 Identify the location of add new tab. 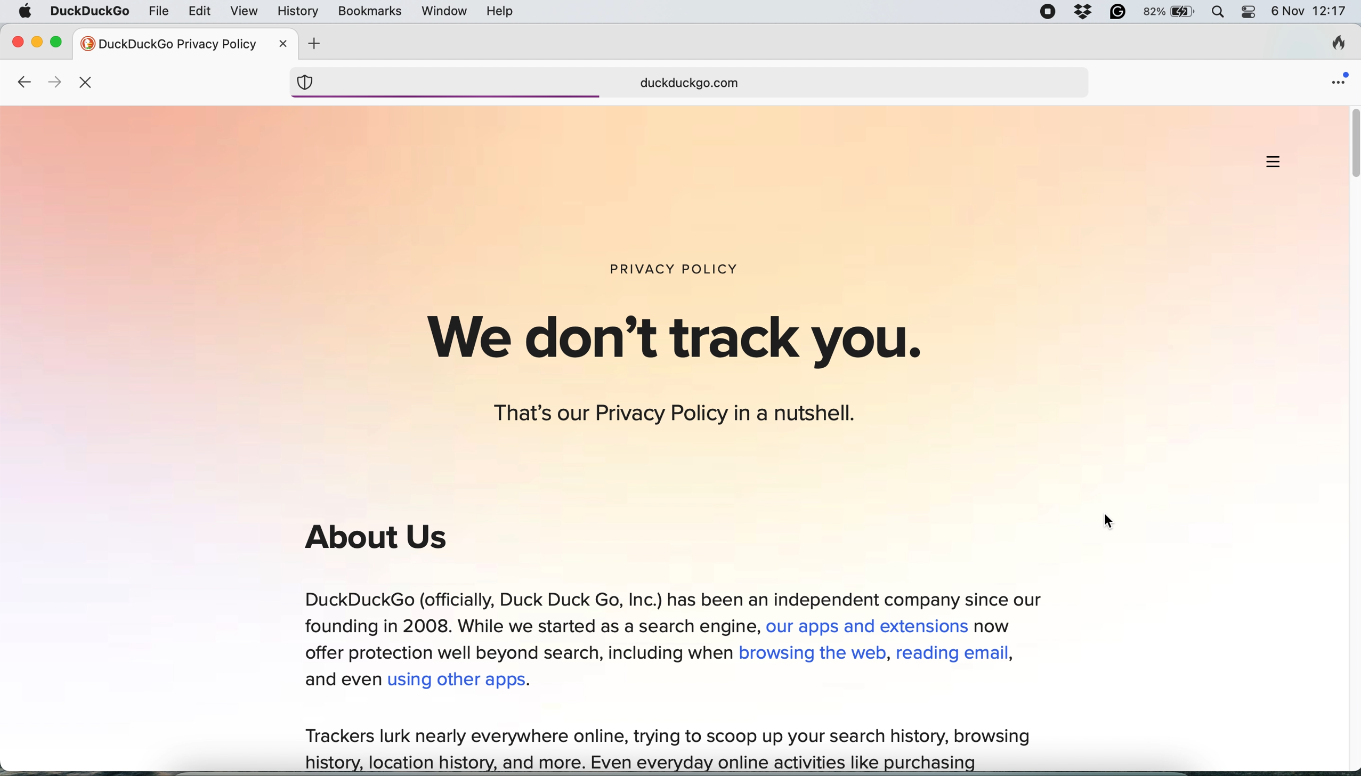
(313, 44).